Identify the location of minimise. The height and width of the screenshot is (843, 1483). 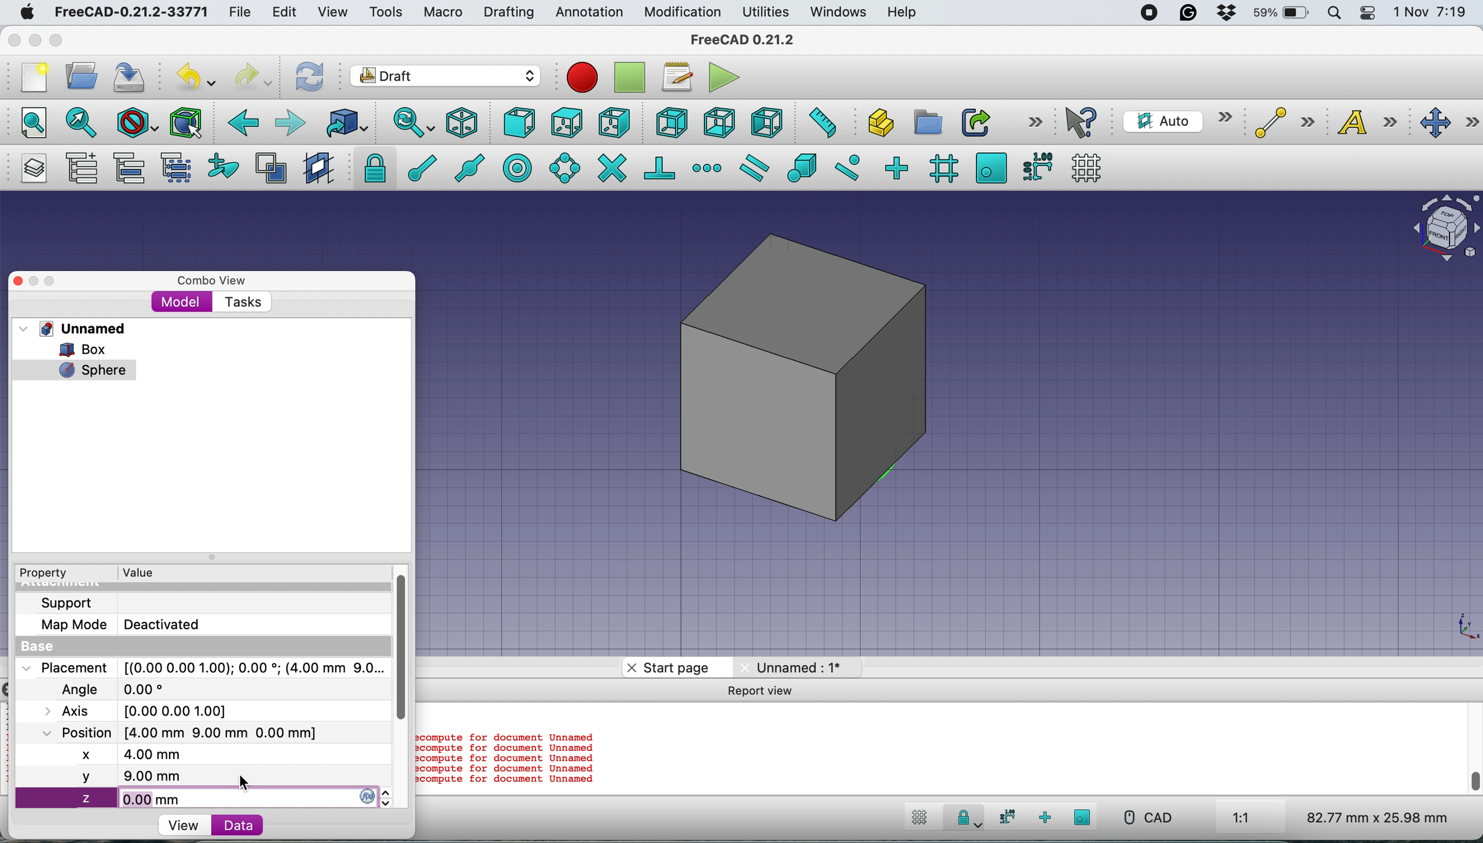
(34, 40).